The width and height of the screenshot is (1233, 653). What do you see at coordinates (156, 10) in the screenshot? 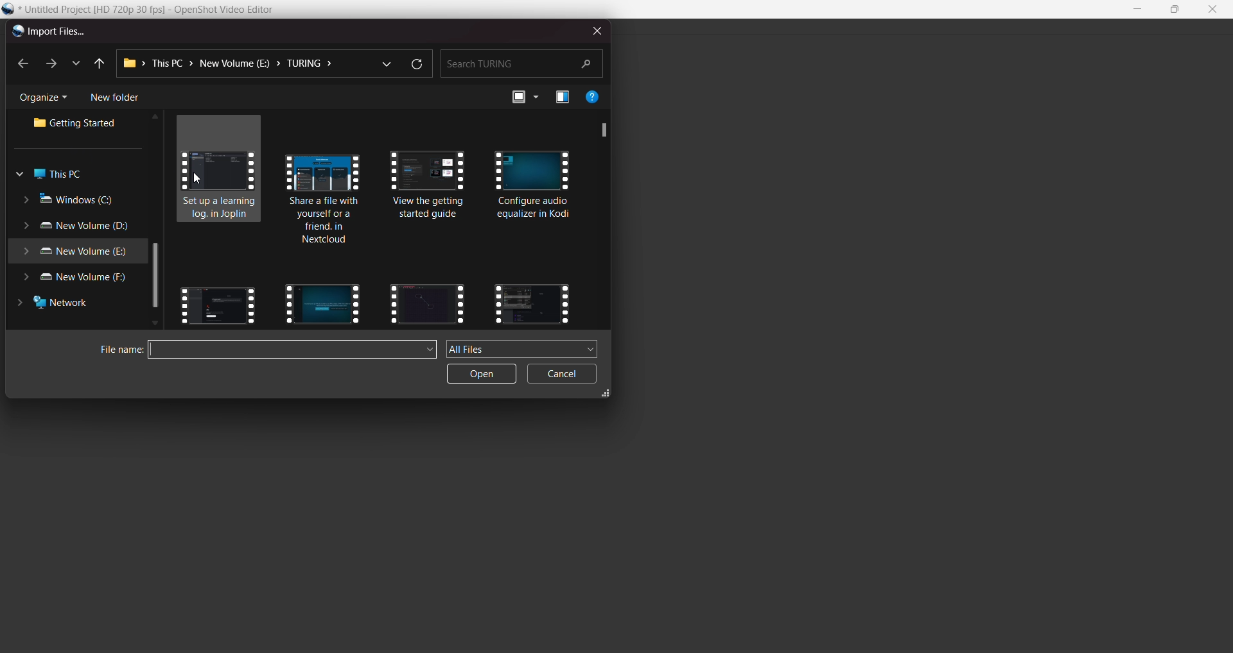
I see `file name` at bounding box center [156, 10].